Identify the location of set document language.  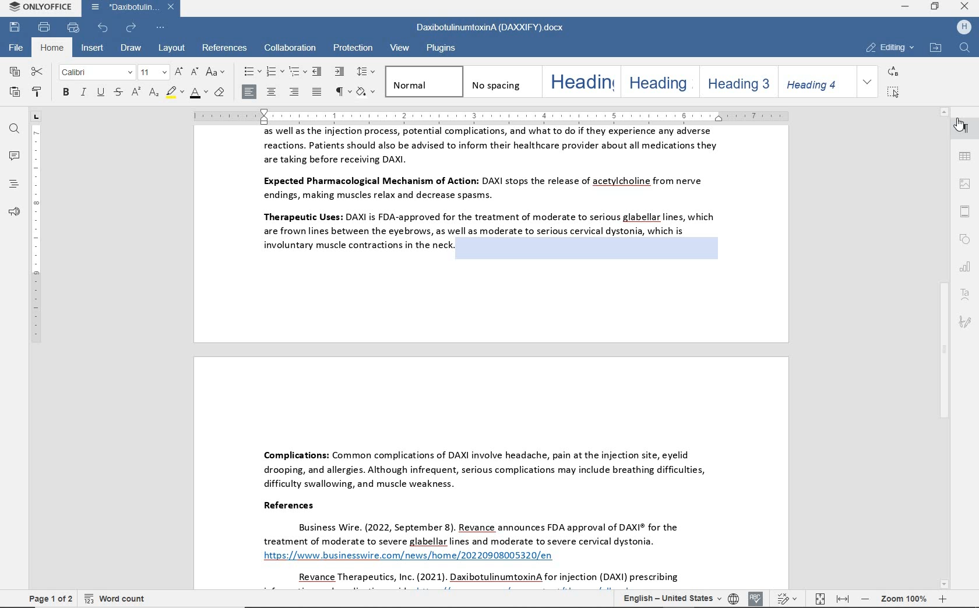
(734, 598).